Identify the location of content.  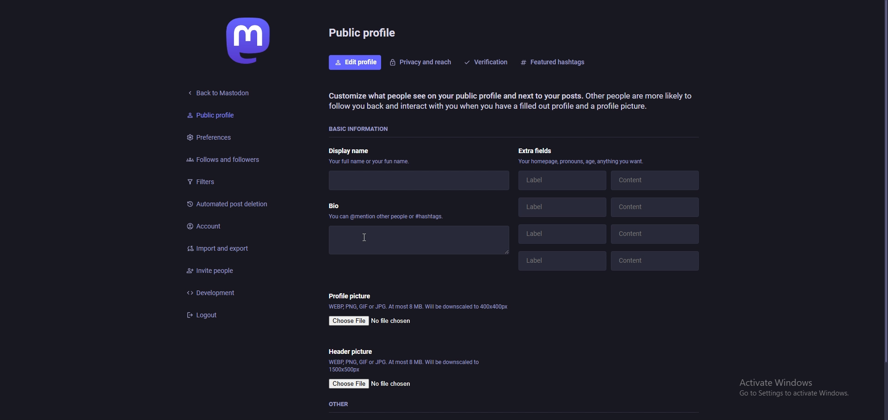
(654, 207).